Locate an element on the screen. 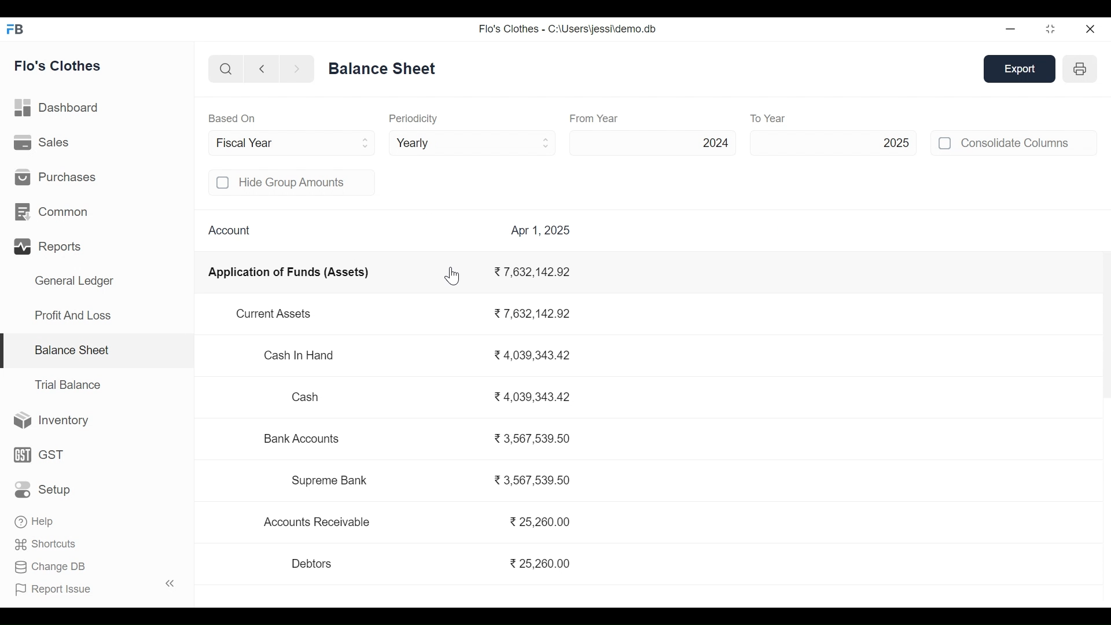 This screenshot has height=625, width=1111. from year is located at coordinates (595, 118).